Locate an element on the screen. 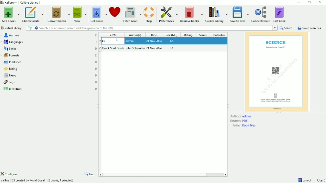  Authors is located at coordinates (241, 116).